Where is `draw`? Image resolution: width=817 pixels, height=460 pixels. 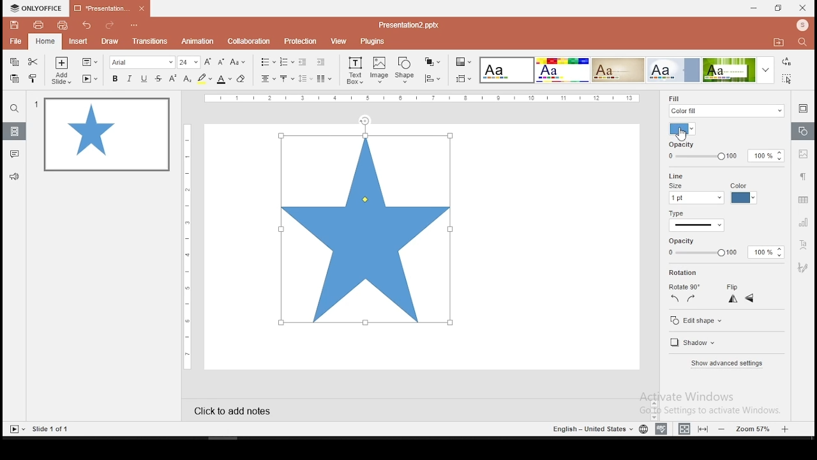
draw is located at coordinates (110, 42).